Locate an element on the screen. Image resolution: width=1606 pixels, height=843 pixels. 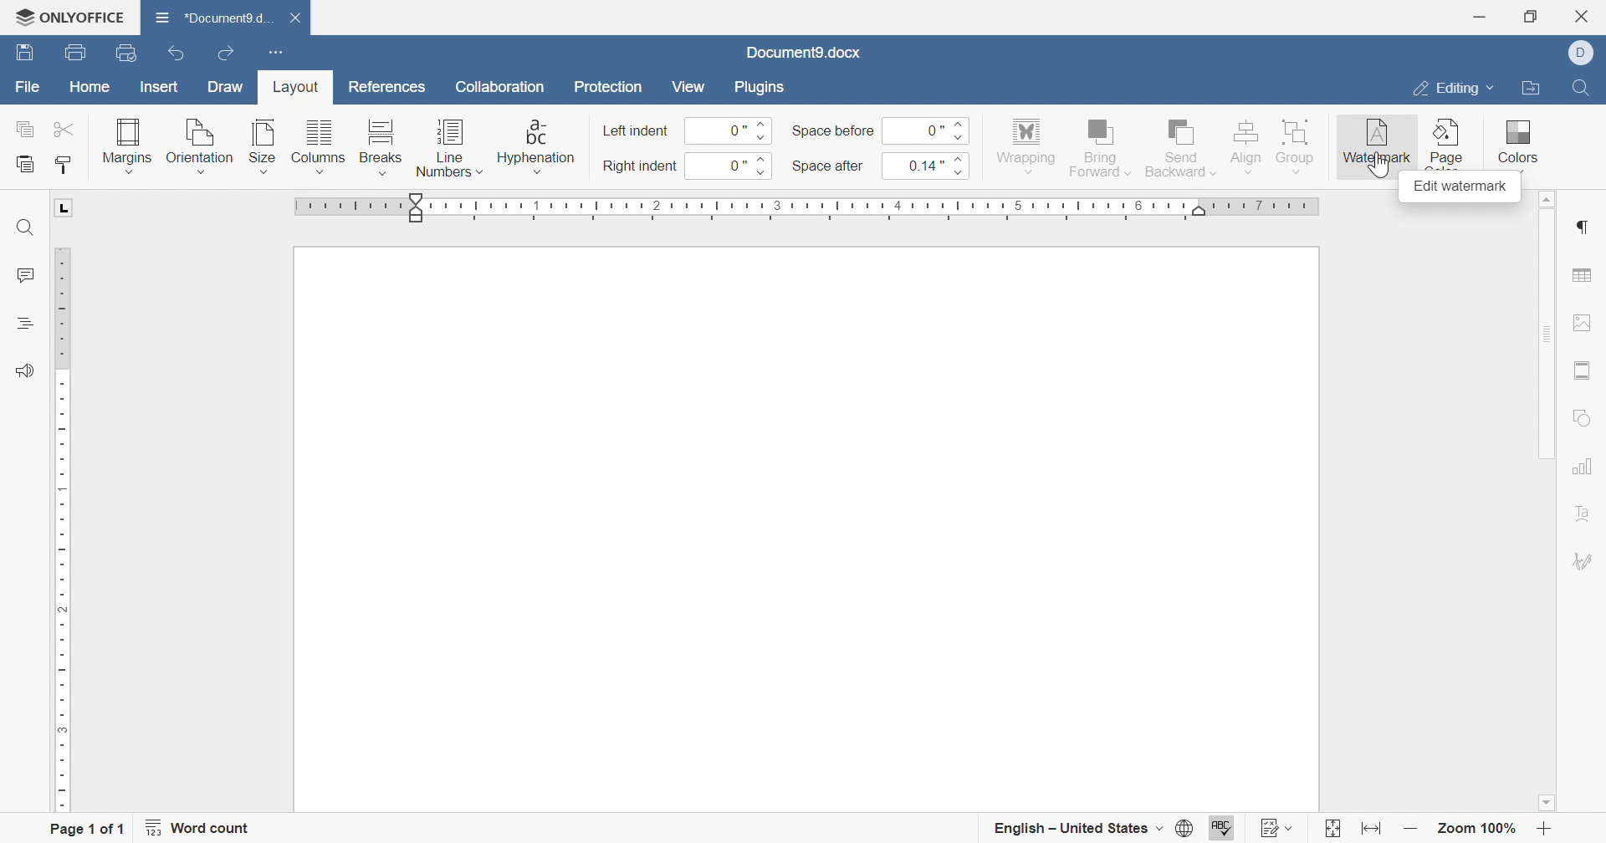
page color is located at coordinates (1448, 143).